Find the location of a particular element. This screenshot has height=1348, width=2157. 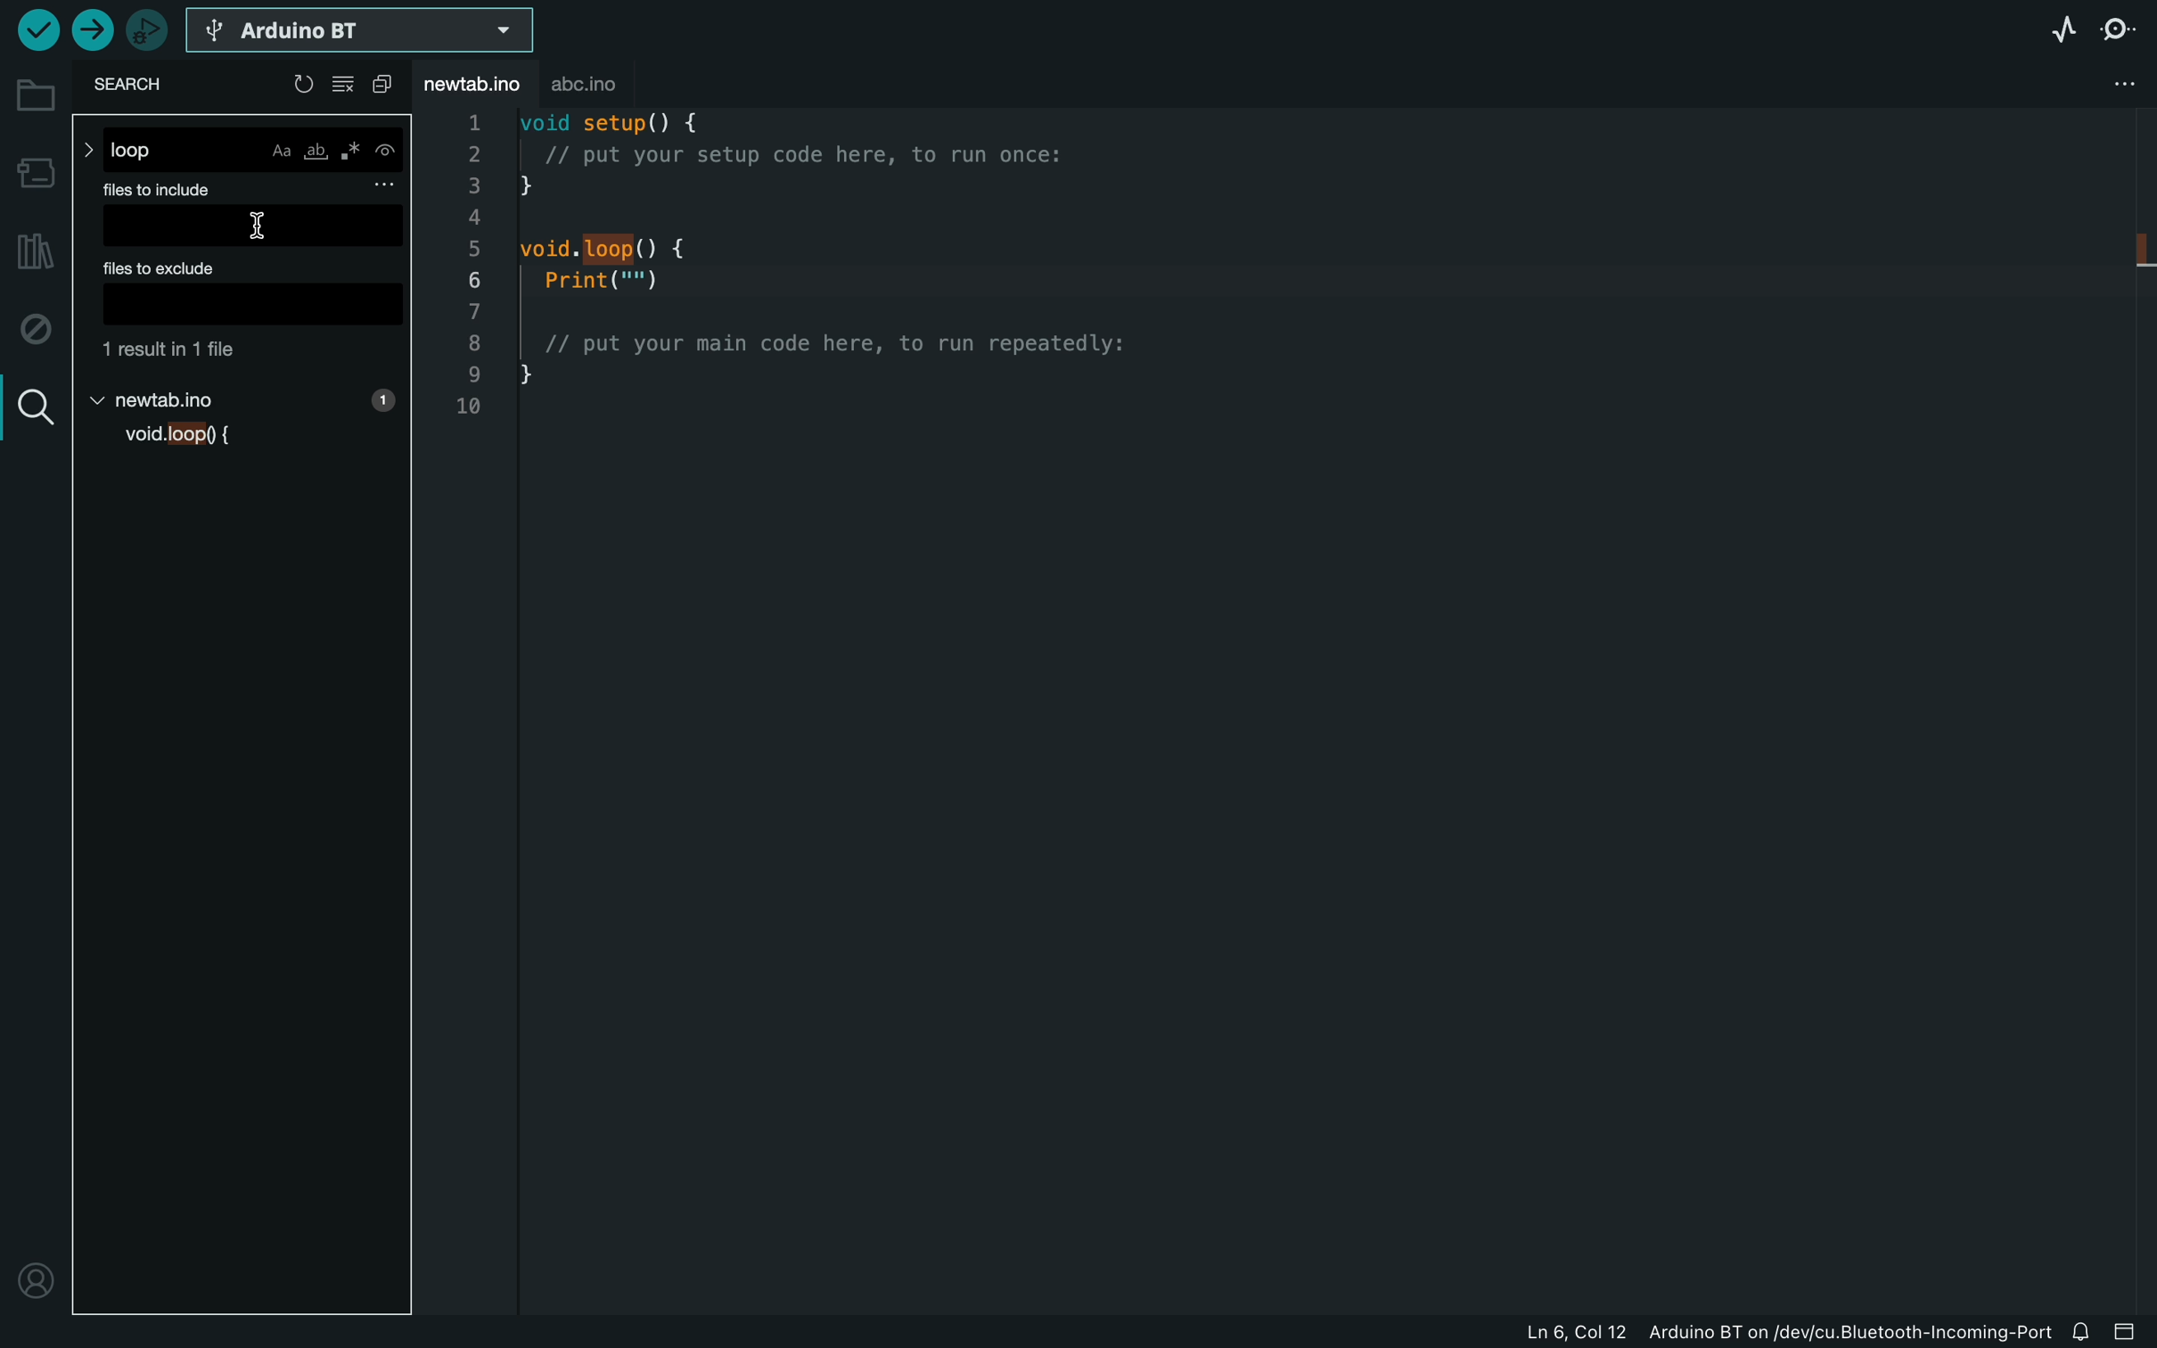

file setting is located at coordinates (2114, 84).